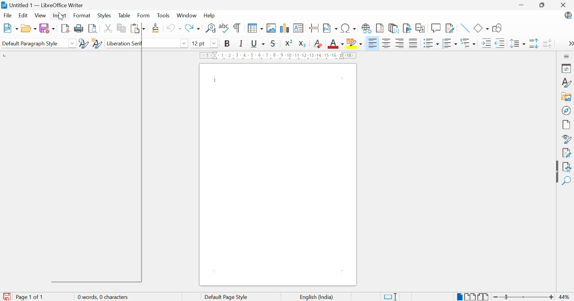  I want to click on Styles, so click(567, 82).